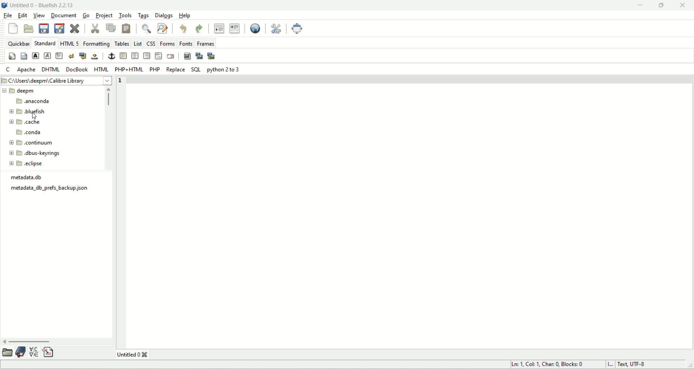  Describe the element at coordinates (107, 127) in the screenshot. I see `vertical scroll bar` at that location.